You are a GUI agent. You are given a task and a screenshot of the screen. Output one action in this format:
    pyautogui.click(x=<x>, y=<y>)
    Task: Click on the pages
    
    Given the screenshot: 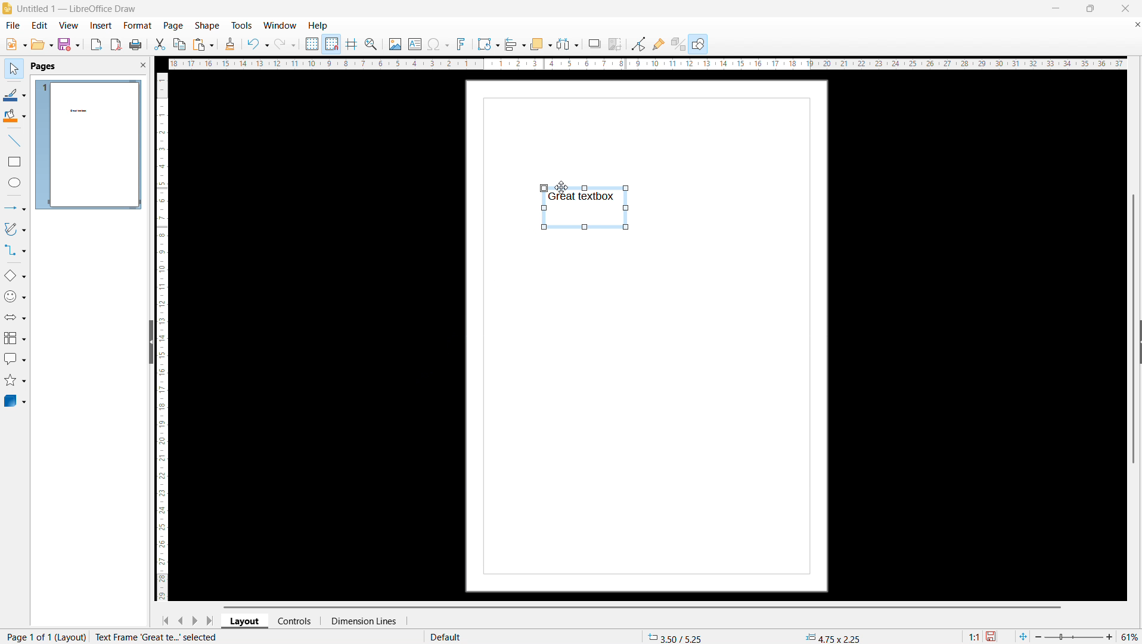 What is the action you would take?
    pyautogui.click(x=43, y=66)
    